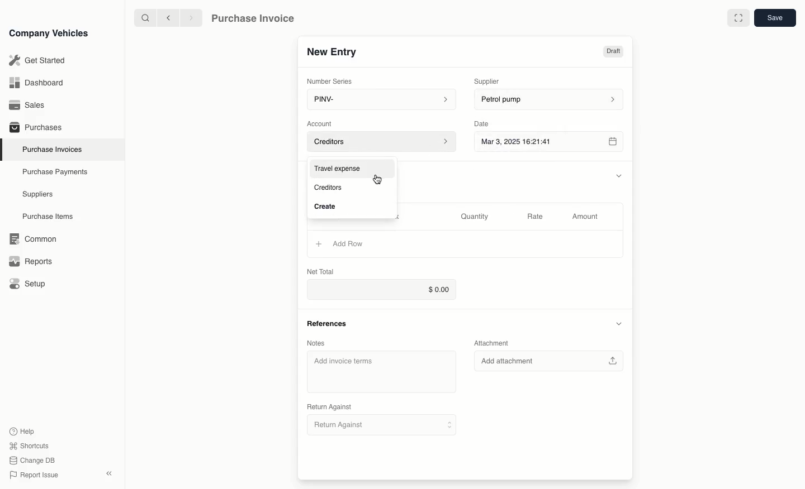  What do you see at coordinates (619, 175) in the screenshot?
I see `collapse` at bounding box center [619, 175].